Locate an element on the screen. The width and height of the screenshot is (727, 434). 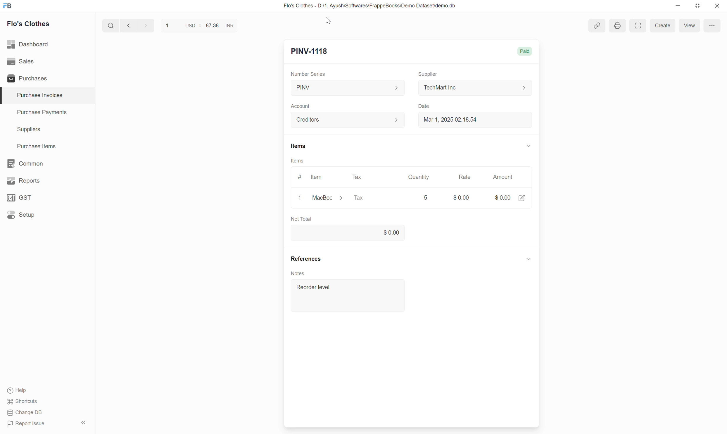
next is located at coordinates (146, 25).